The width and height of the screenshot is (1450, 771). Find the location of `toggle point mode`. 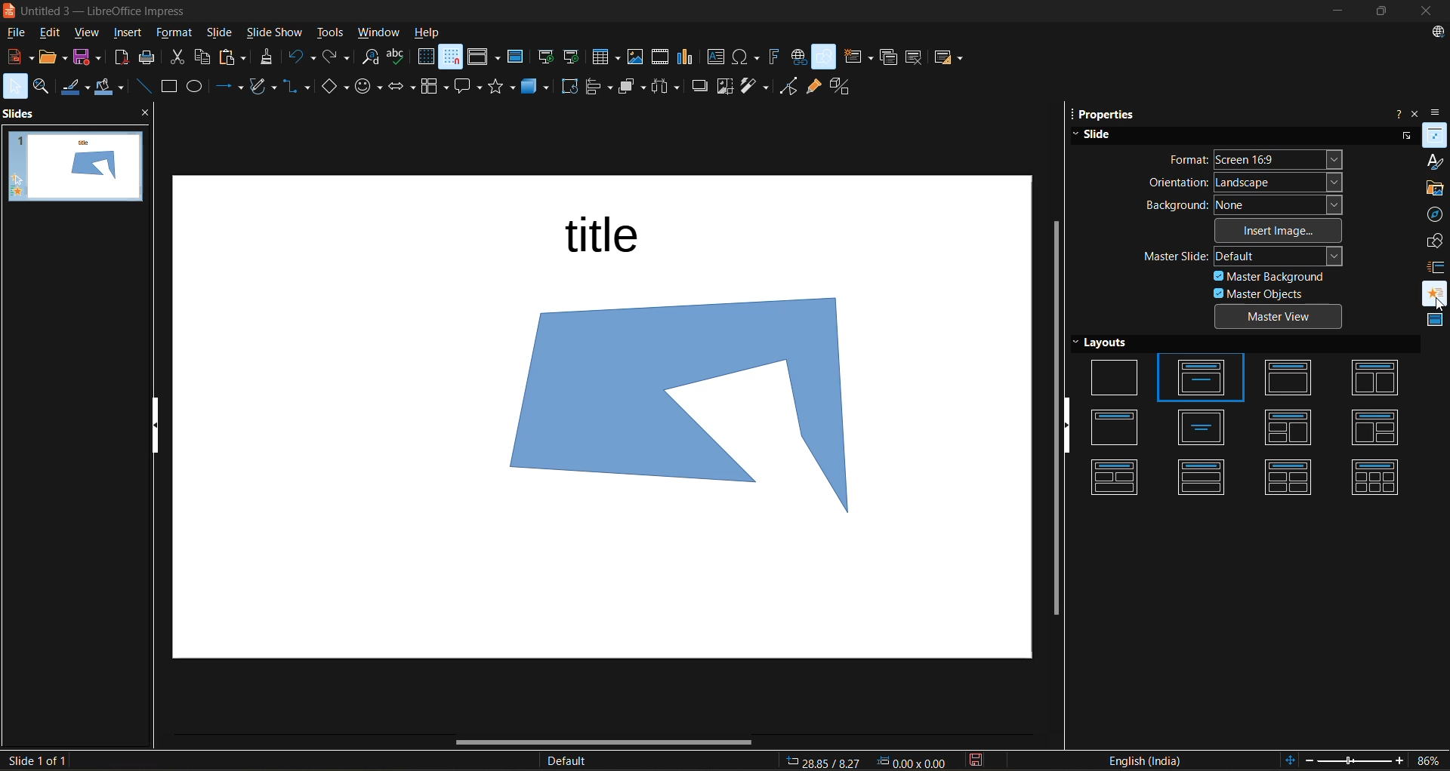

toggle point mode is located at coordinates (789, 87).